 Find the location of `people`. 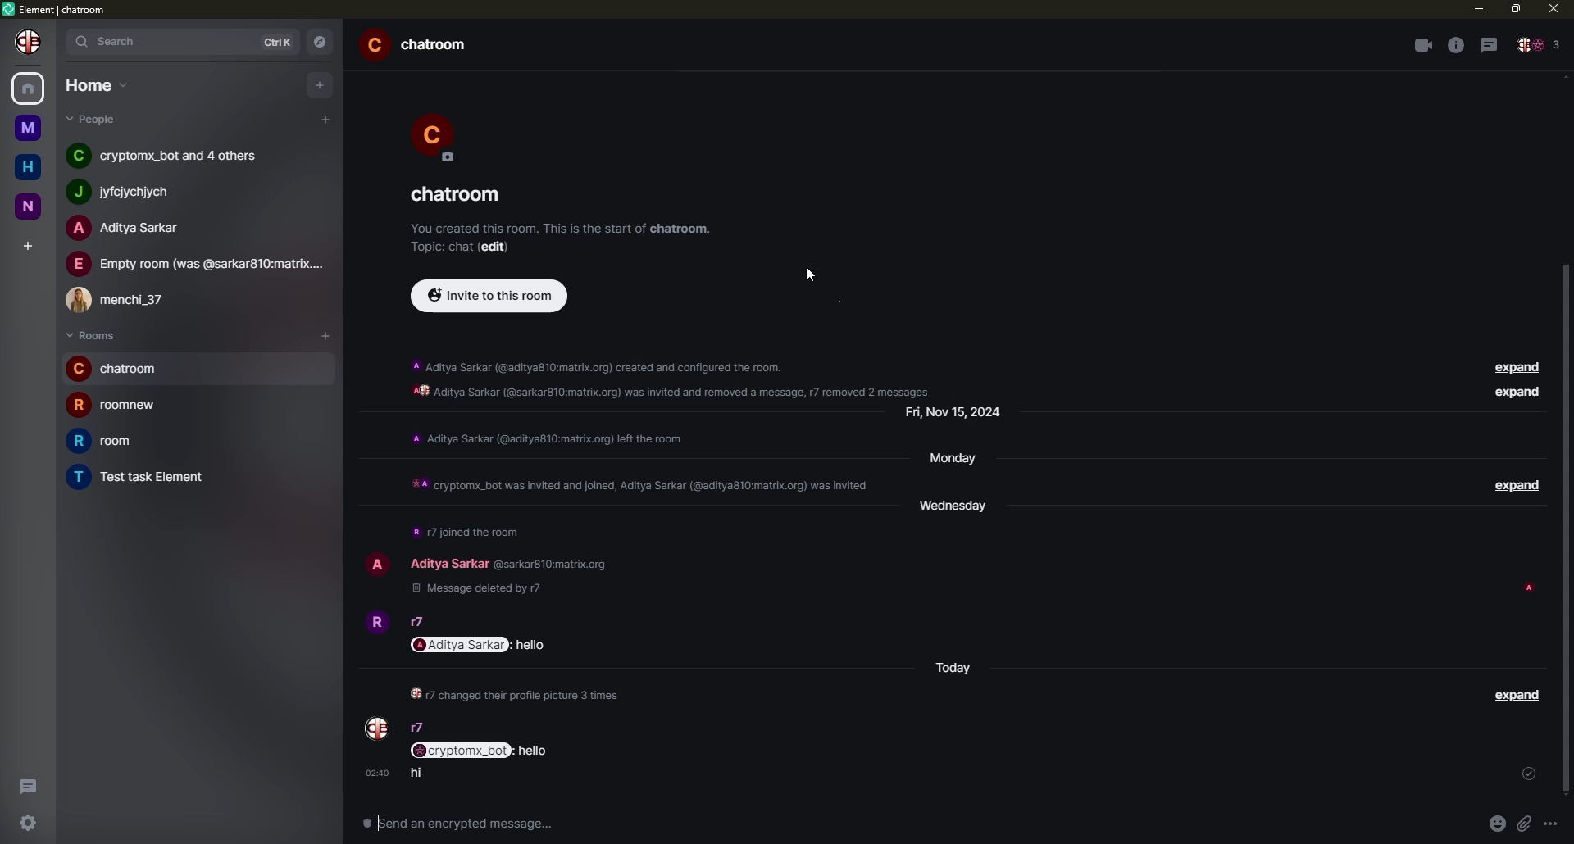

people is located at coordinates (416, 621).